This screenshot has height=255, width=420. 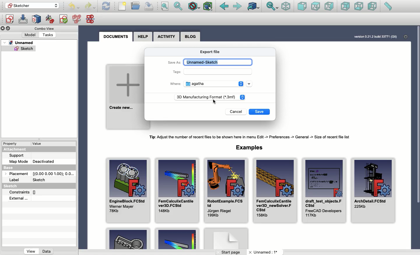 What do you see at coordinates (219, 71) in the screenshot?
I see `Input` at bounding box center [219, 71].